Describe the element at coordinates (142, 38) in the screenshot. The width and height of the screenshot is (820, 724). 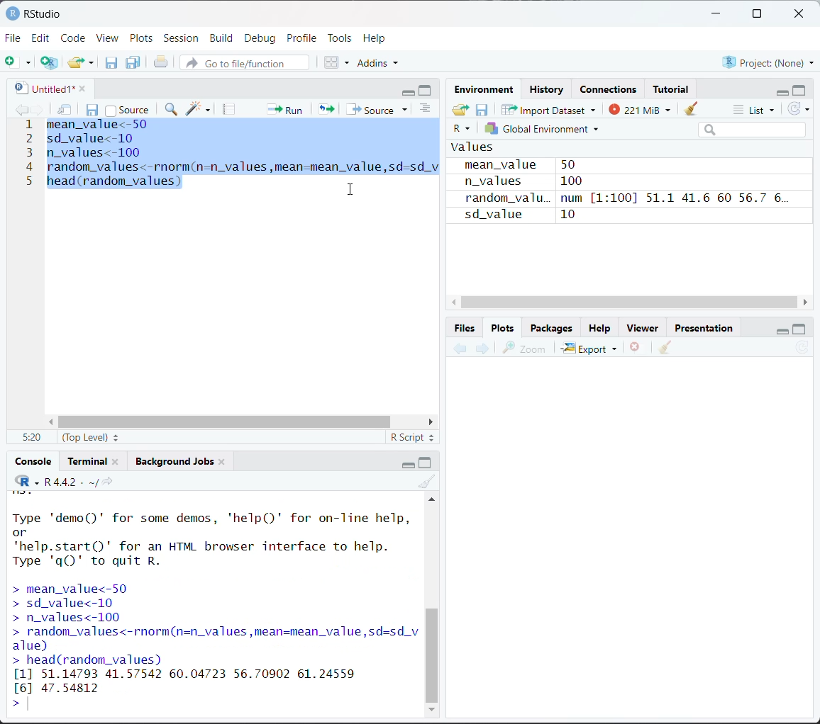
I see `Plots` at that location.